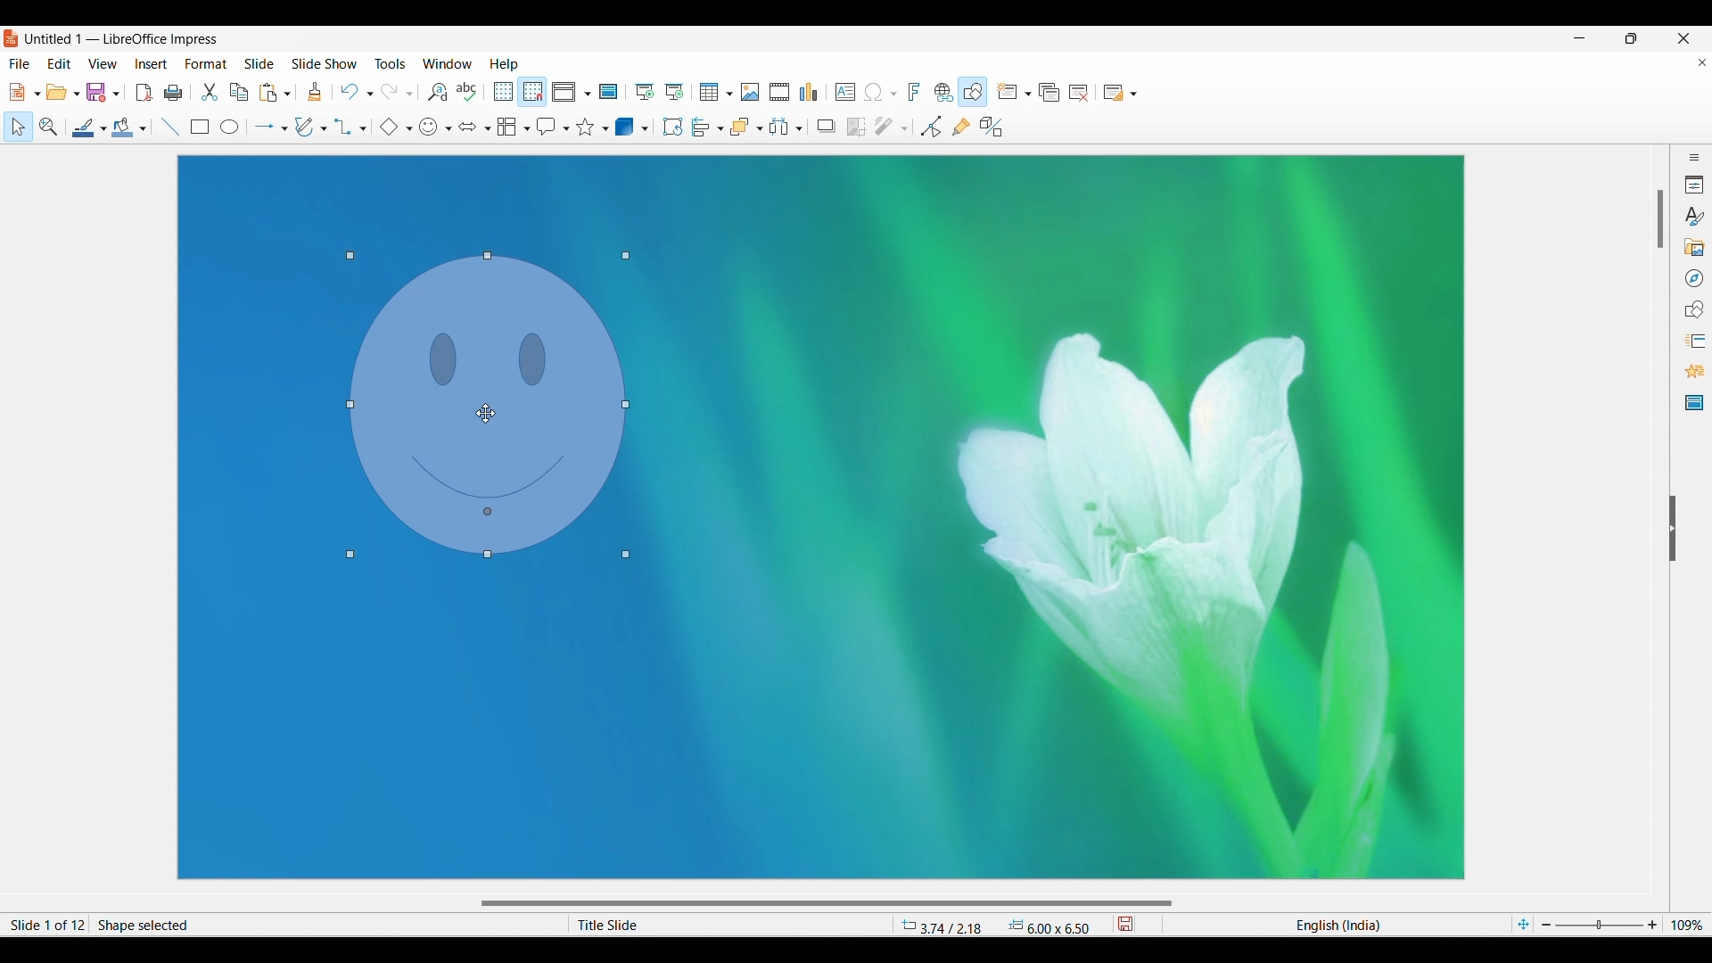 The width and height of the screenshot is (1712, 963). I want to click on Fill color selected, so click(123, 128).